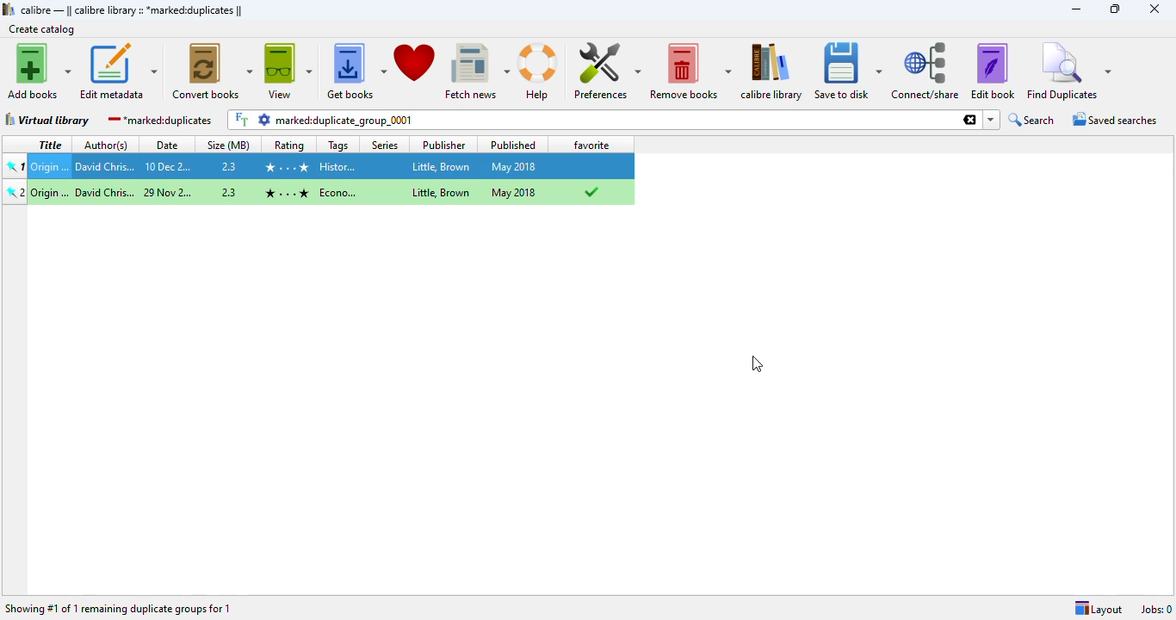 This screenshot has width=1176, height=620. I want to click on title, so click(49, 144).